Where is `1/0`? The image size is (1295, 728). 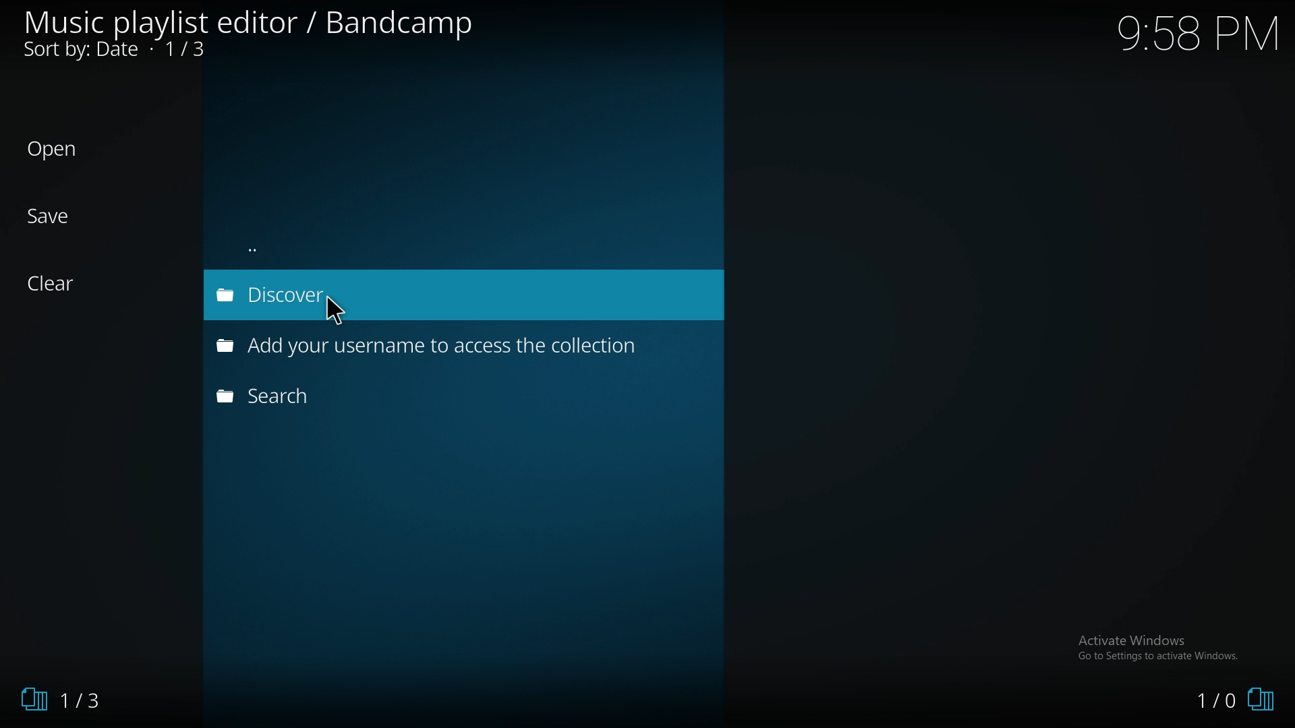
1/0 is located at coordinates (1234, 702).